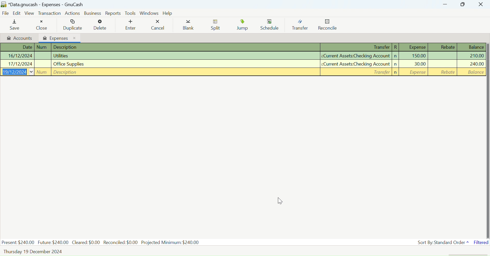 The width and height of the screenshot is (490, 256). What do you see at coordinates (271, 25) in the screenshot?
I see `Schedule` at bounding box center [271, 25].